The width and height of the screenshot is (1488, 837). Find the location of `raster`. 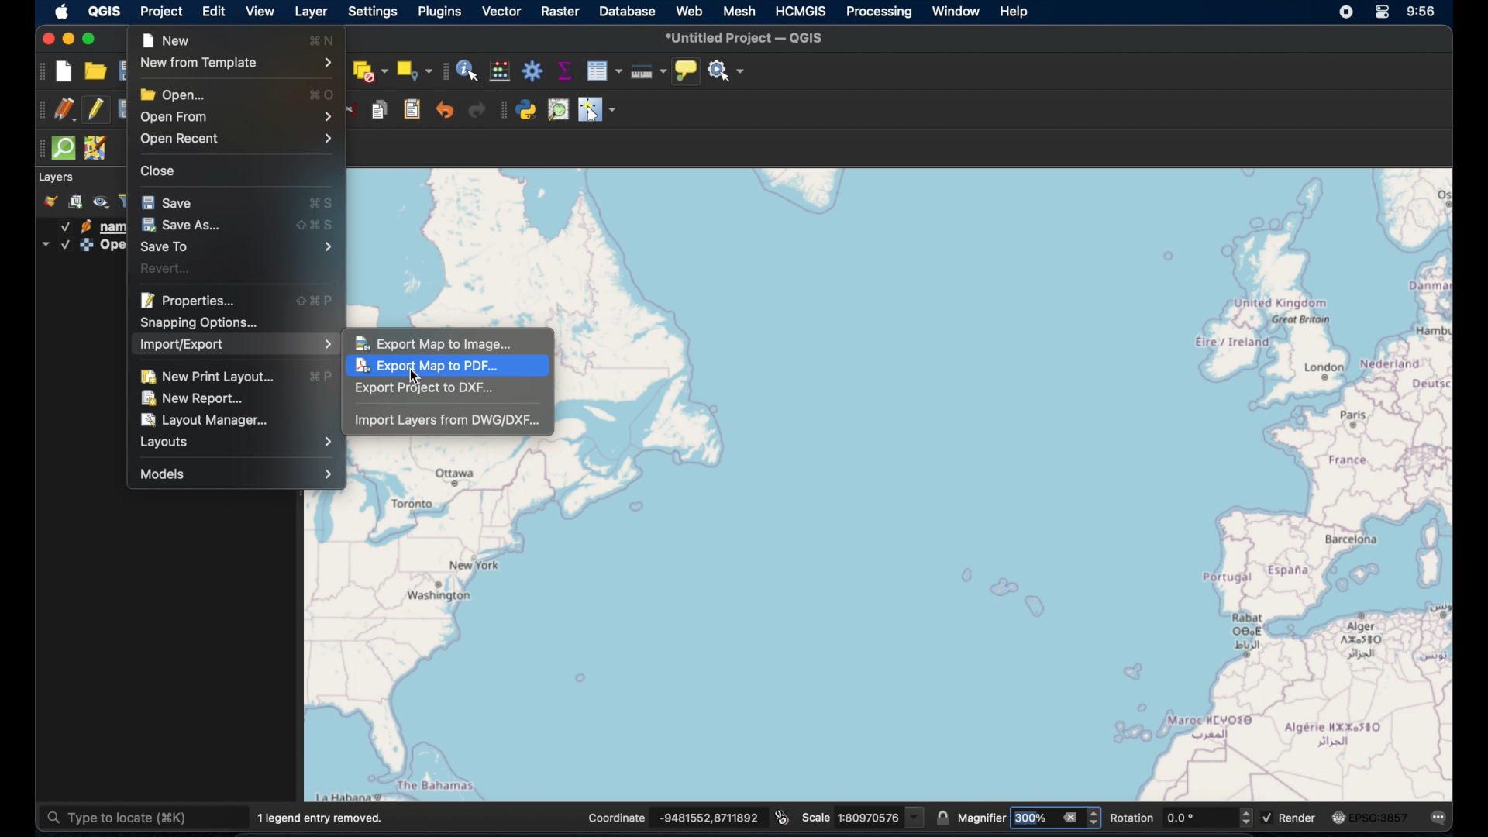

raster is located at coordinates (560, 12).